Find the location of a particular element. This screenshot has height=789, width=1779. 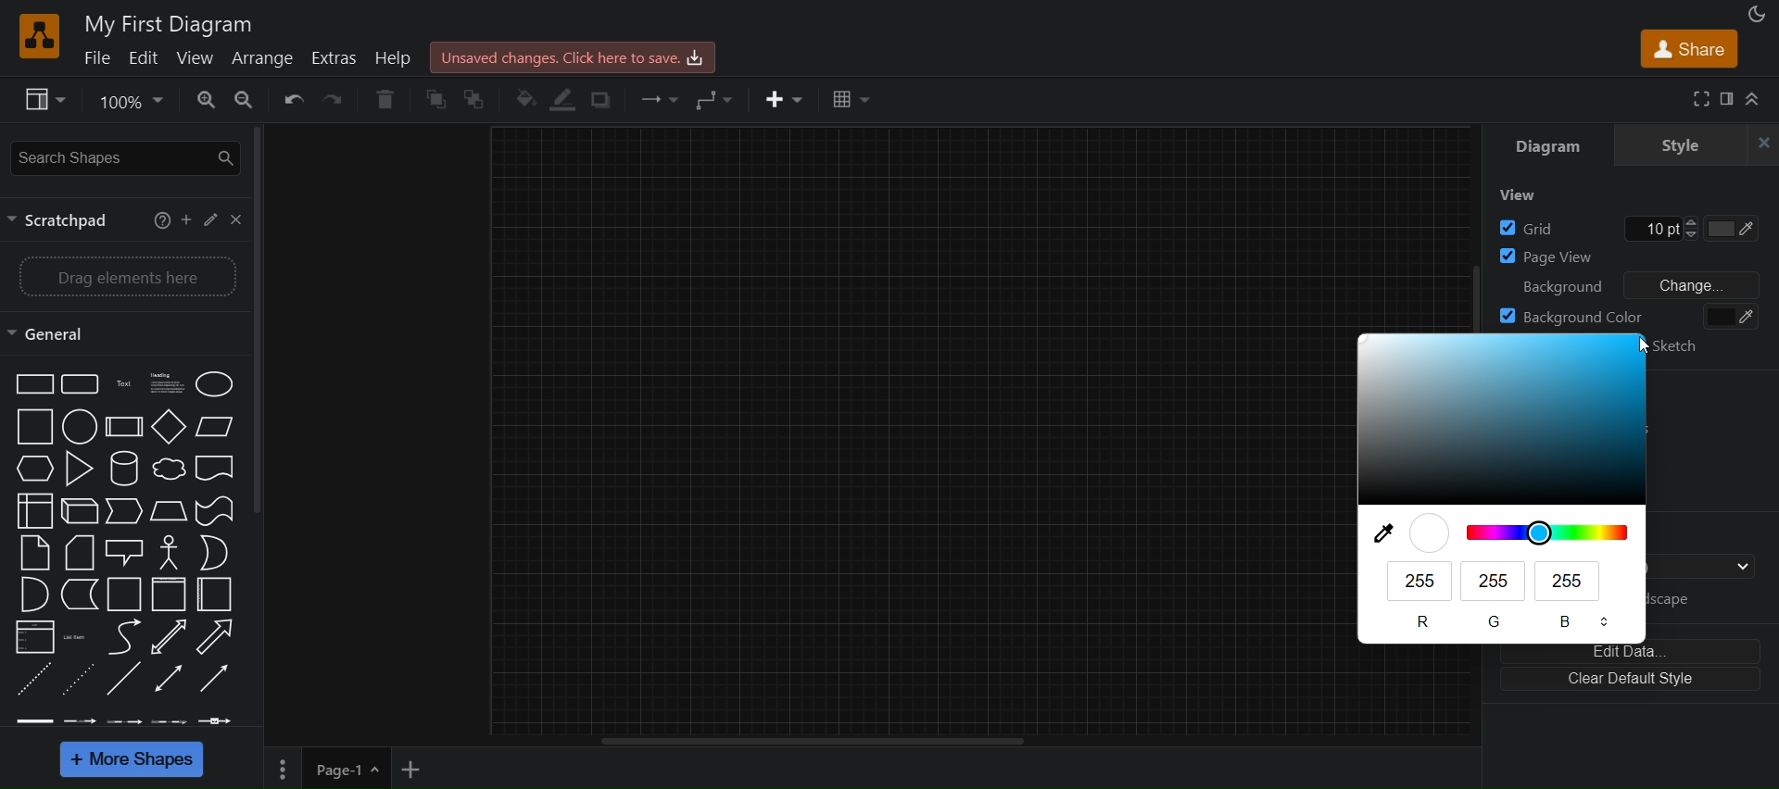

to front  is located at coordinates (436, 99).